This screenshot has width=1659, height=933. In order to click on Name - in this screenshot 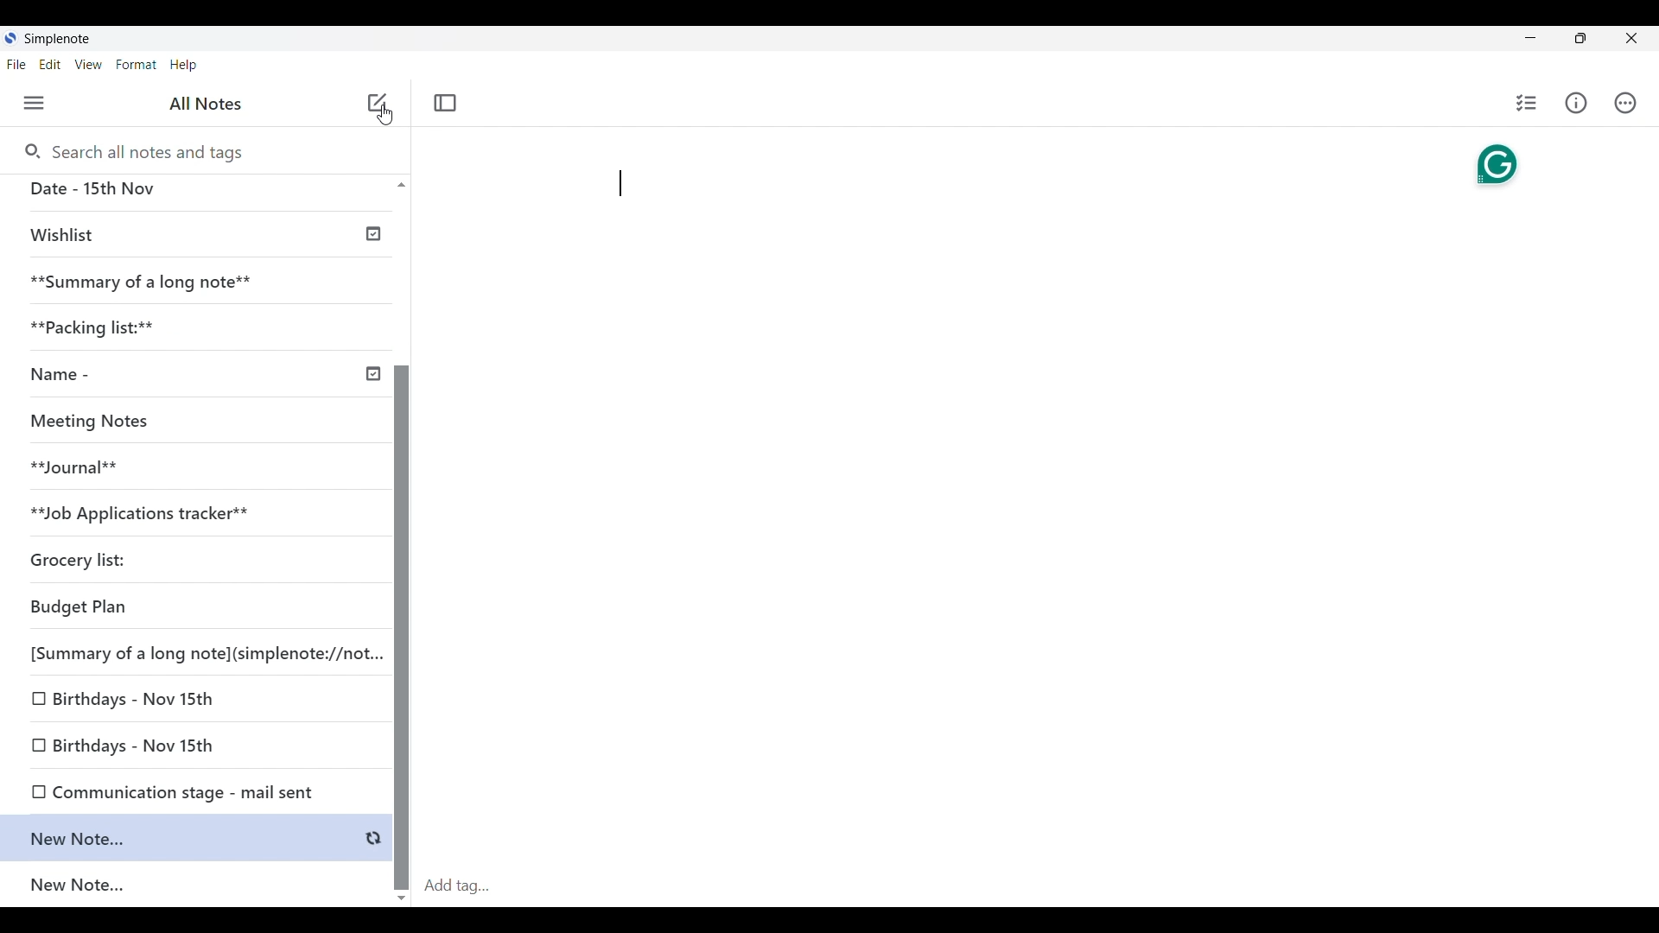, I will do `click(202, 374)`.